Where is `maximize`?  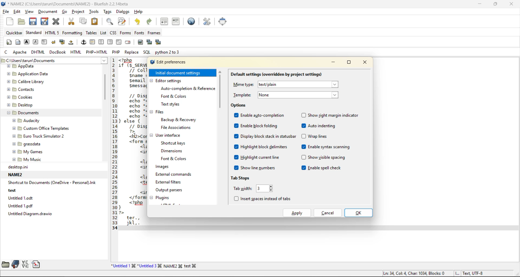
maximize is located at coordinates (350, 62).